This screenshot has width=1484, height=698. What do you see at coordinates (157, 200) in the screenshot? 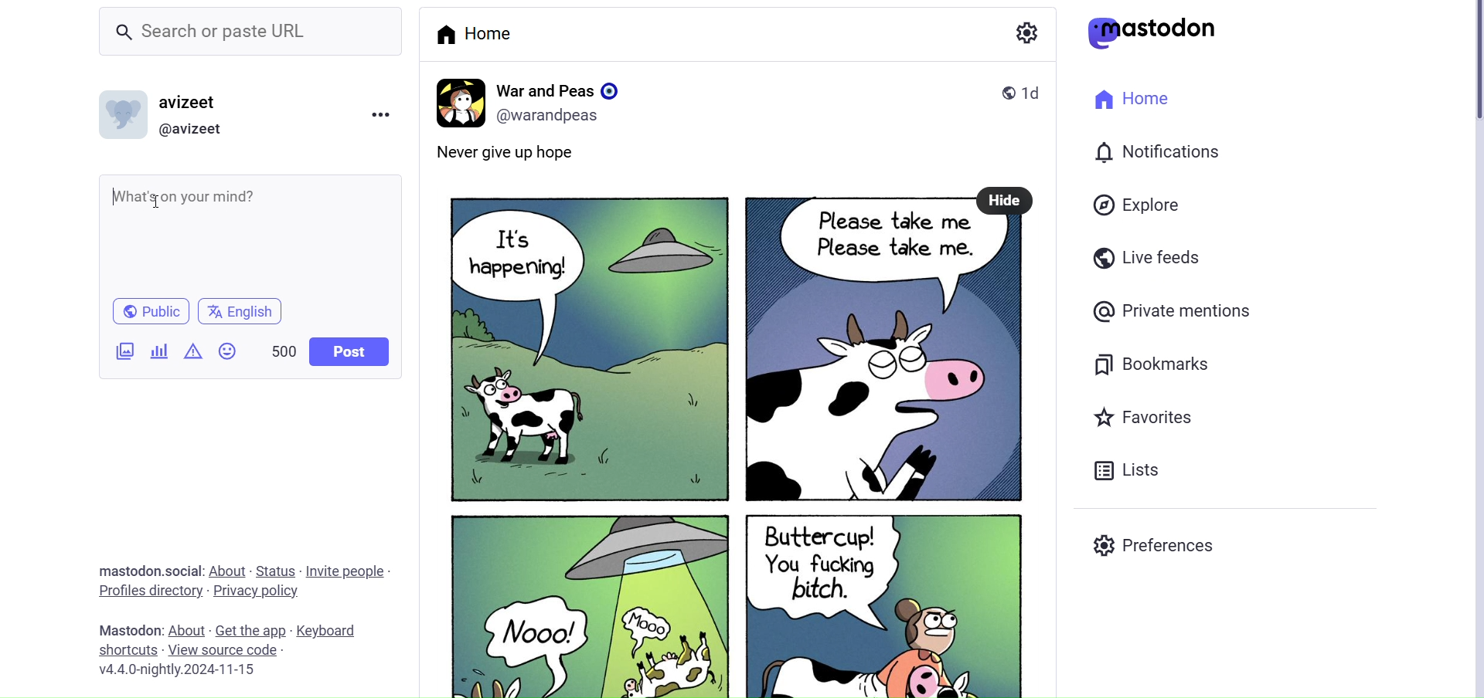
I see `cursor` at bounding box center [157, 200].